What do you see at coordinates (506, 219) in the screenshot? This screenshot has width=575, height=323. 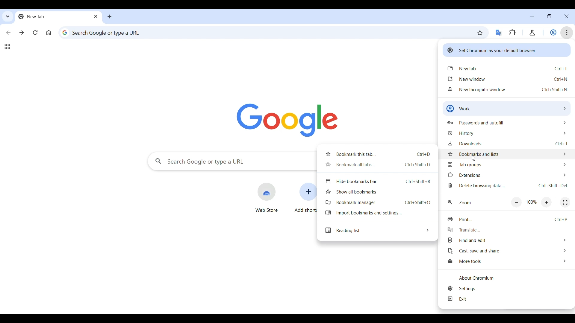 I see `Print` at bounding box center [506, 219].